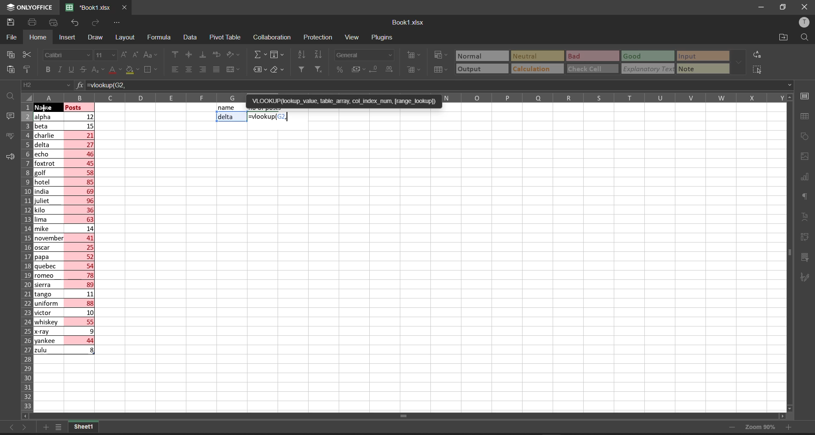 This screenshot has height=435, width=815. Describe the element at coordinates (413, 56) in the screenshot. I see `insert cells` at that location.